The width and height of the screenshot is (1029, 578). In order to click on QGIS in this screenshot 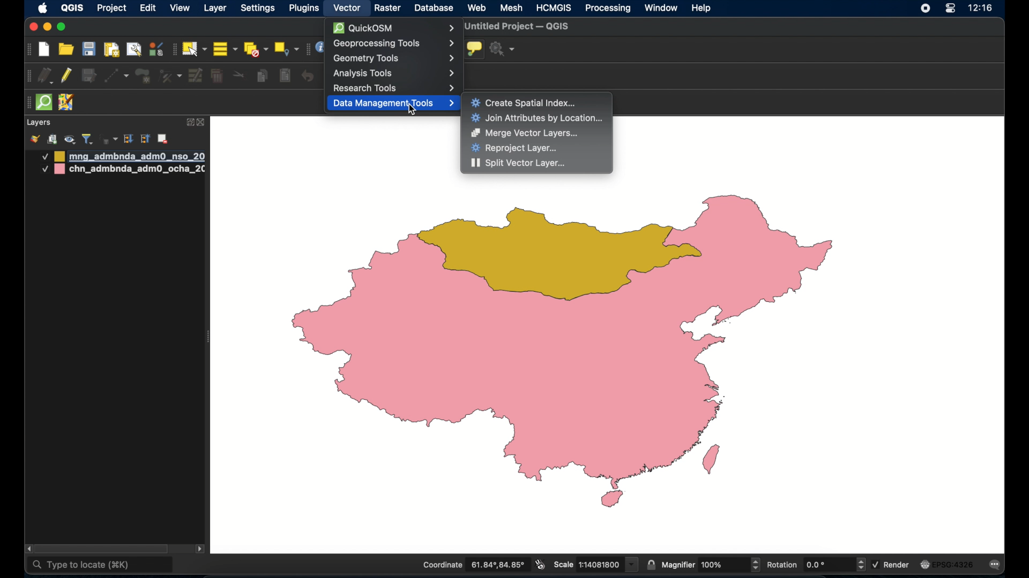, I will do `click(71, 7)`.